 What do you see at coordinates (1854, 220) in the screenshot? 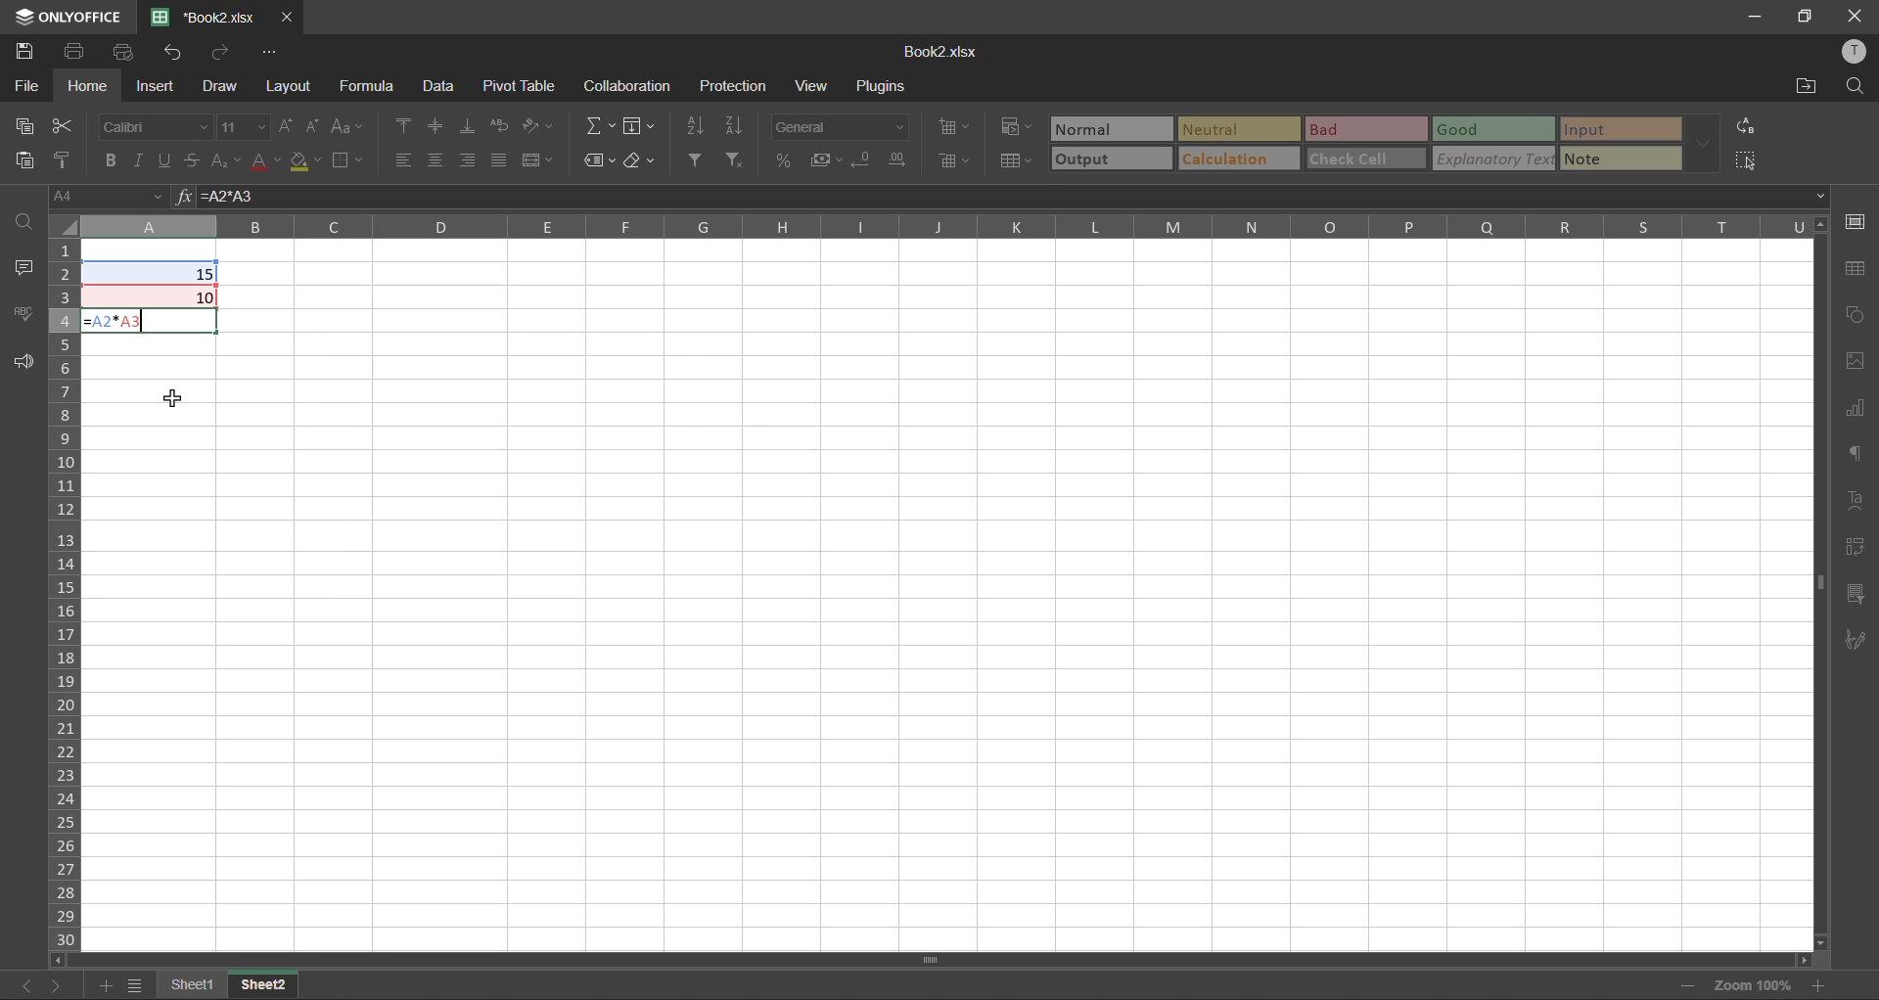
I see `cell settings` at bounding box center [1854, 220].